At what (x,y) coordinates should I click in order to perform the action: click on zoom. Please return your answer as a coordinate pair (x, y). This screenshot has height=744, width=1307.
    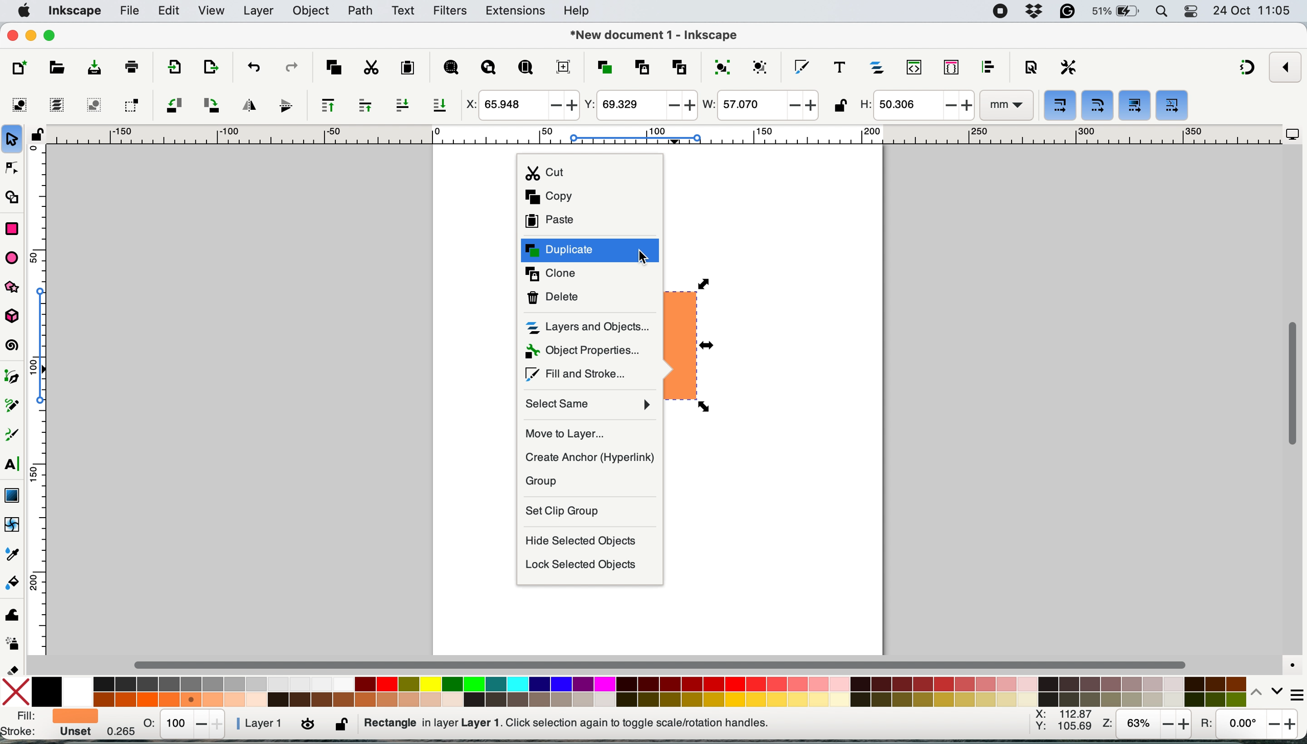
    Looking at the image, I should click on (1147, 725).